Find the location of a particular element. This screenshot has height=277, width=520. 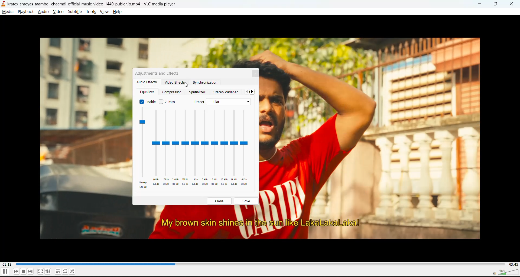

maximize is located at coordinates (497, 5).